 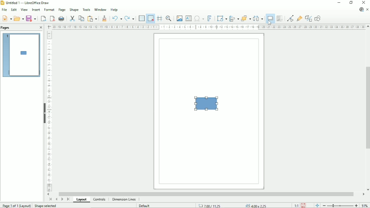 What do you see at coordinates (221, 18) in the screenshot?
I see `Transformations` at bounding box center [221, 18].